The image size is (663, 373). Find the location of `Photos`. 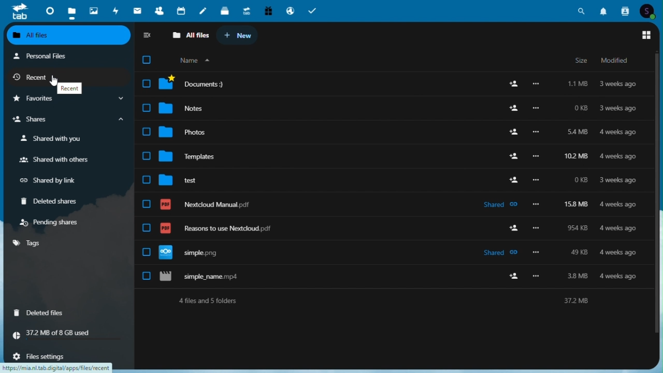

Photos is located at coordinates (389, 133).